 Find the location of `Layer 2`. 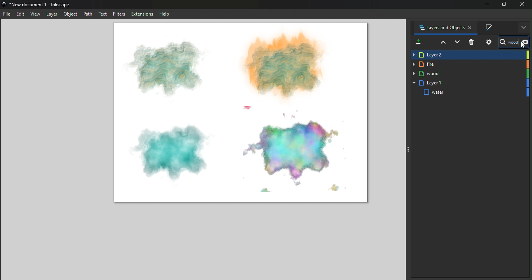

Layer 2 is located at coordinates (470, 55).